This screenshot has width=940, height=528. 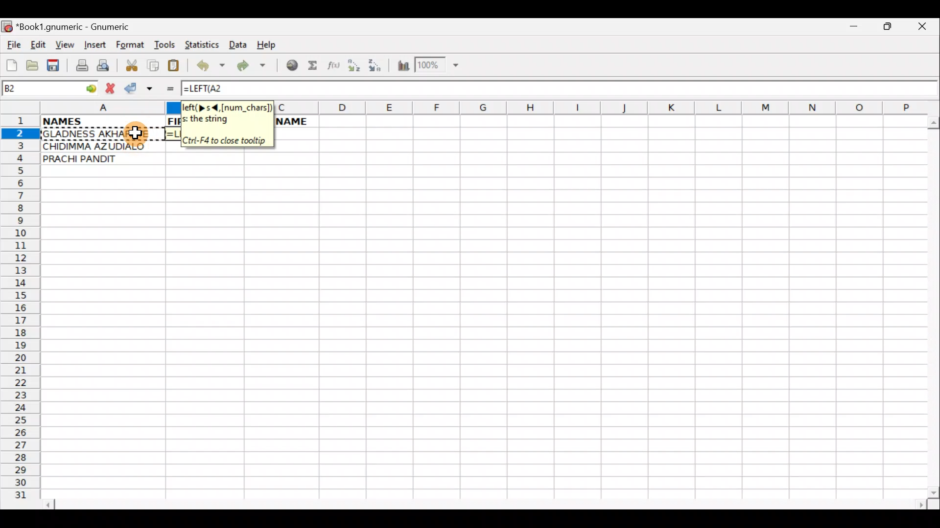 I want to click on Sort Ascending order, so click(x=357, y=67).